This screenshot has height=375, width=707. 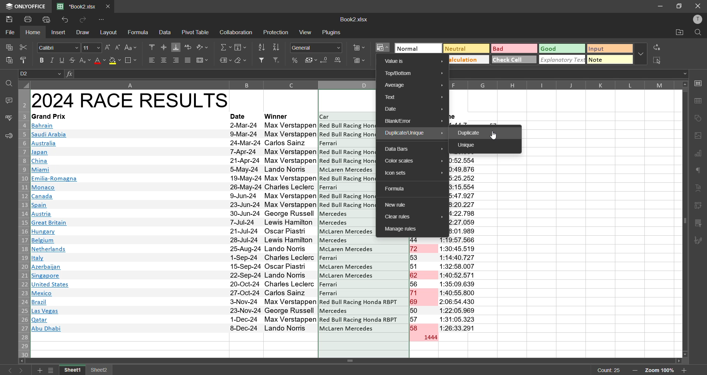 What do you see at coordinates (563, 60) in the screenshot?
I see `explanatory tex` at bounding box center [563, 60].